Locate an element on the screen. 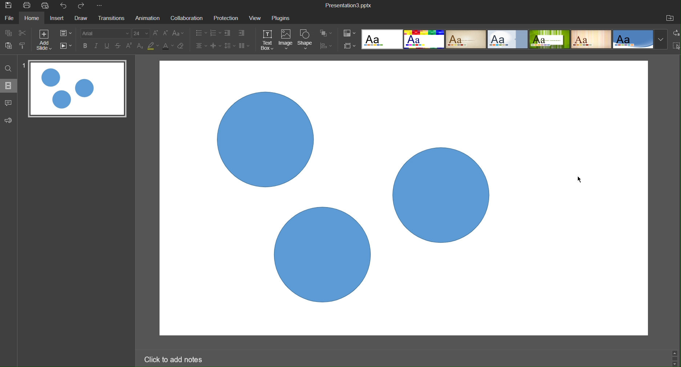  Paste is located at coordinates (8, 48).